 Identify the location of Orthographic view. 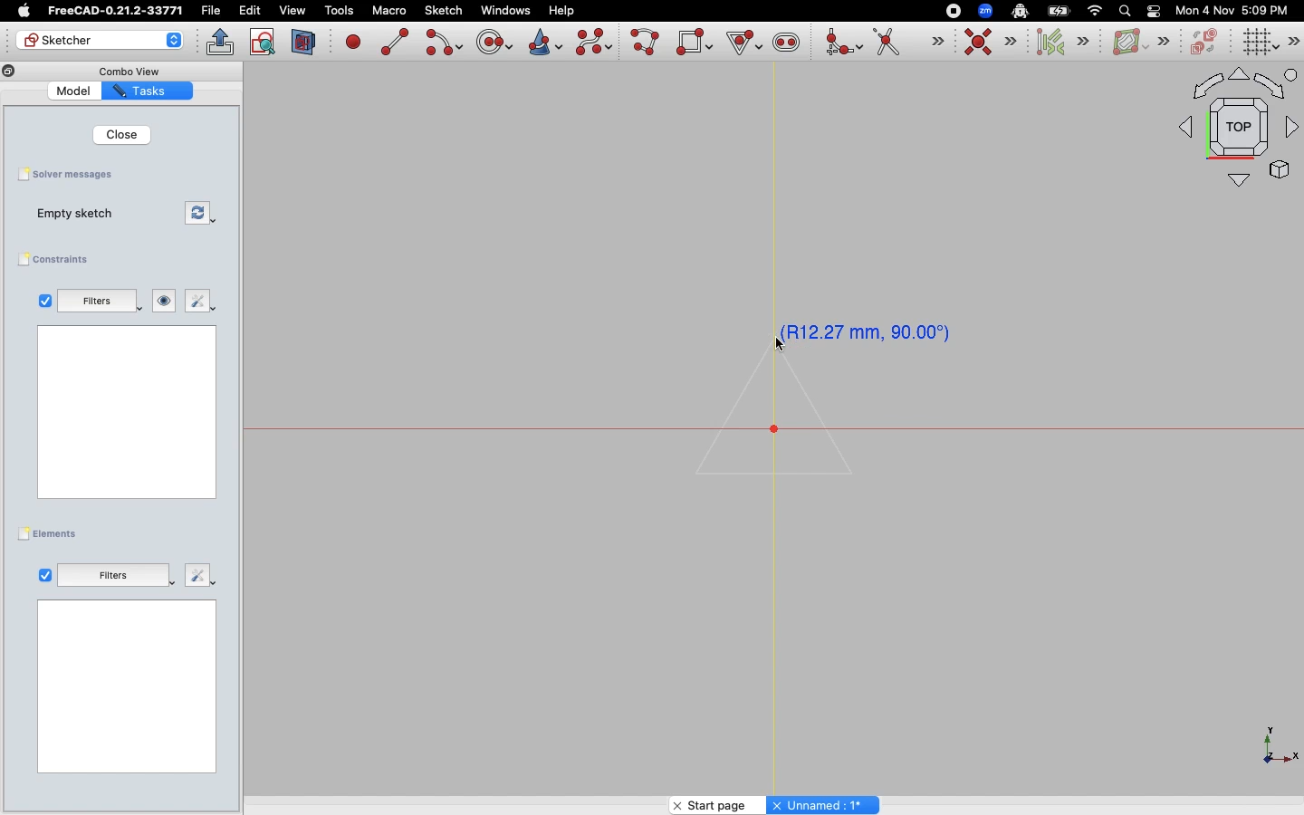
(1235, 129).